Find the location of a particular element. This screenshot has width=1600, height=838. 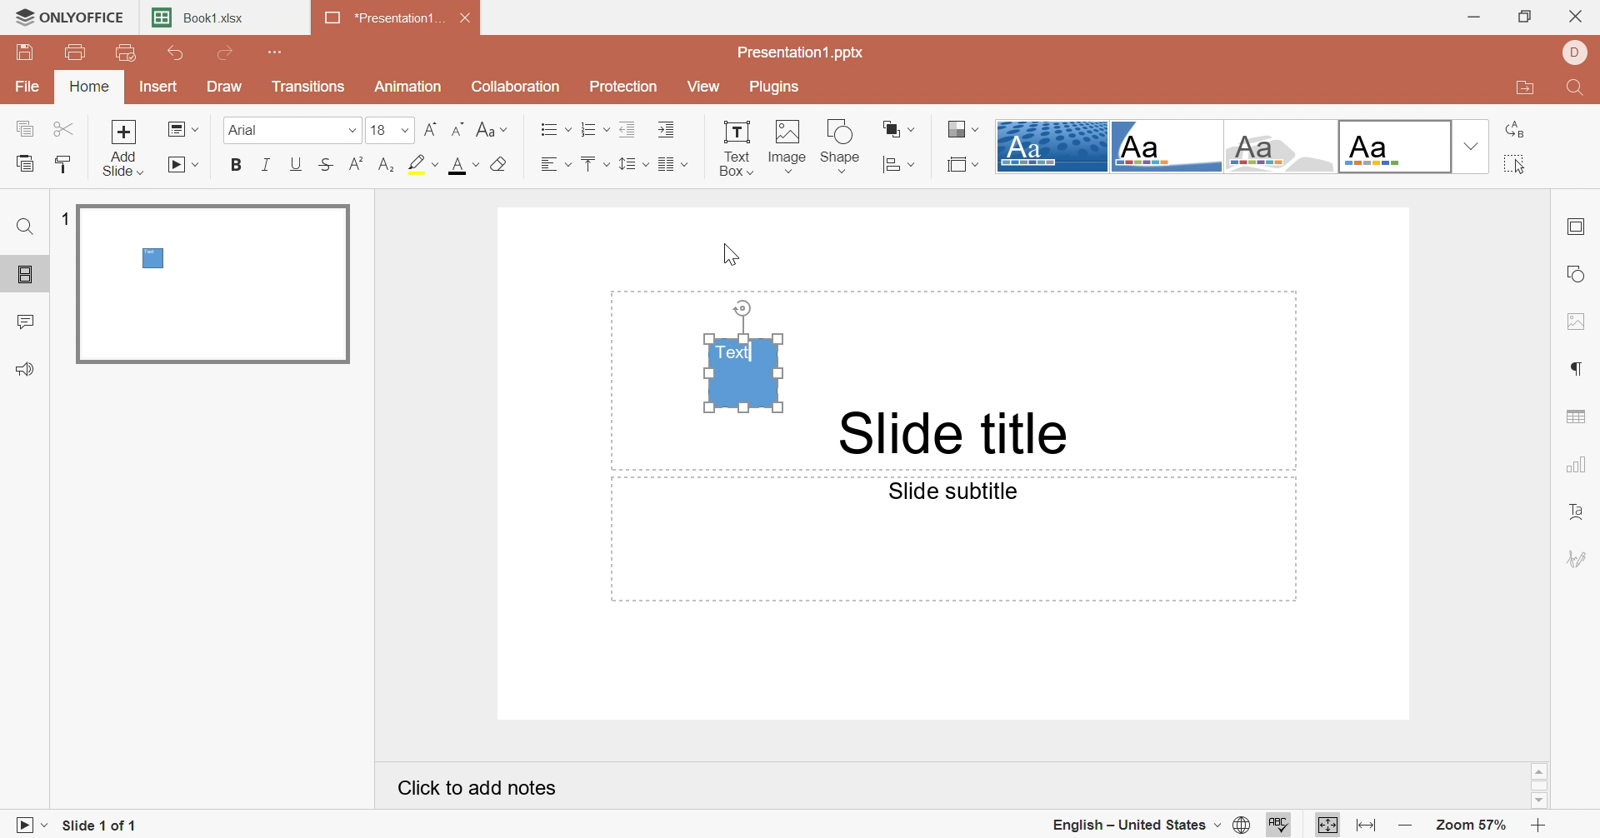

Find is located at coordinates (1573, 91).